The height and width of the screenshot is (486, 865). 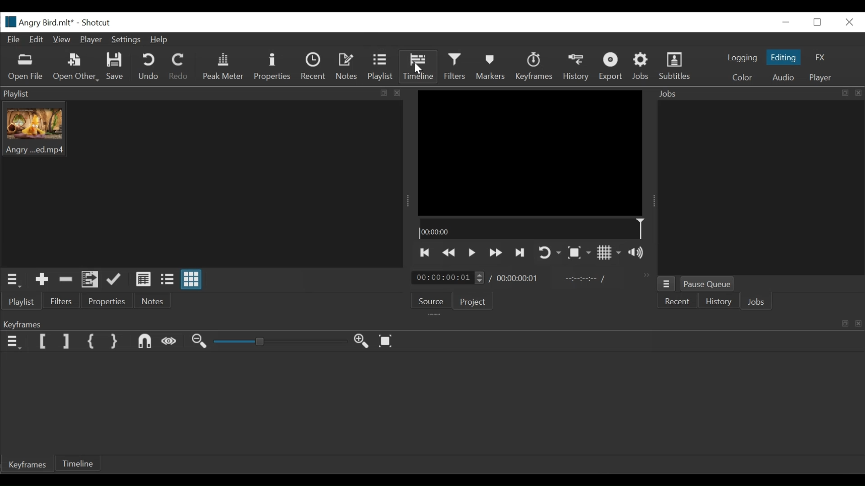 What do you see at coordinates (610, 67) in the screenshot?
I see `Export` at bounding box center [610, 67].